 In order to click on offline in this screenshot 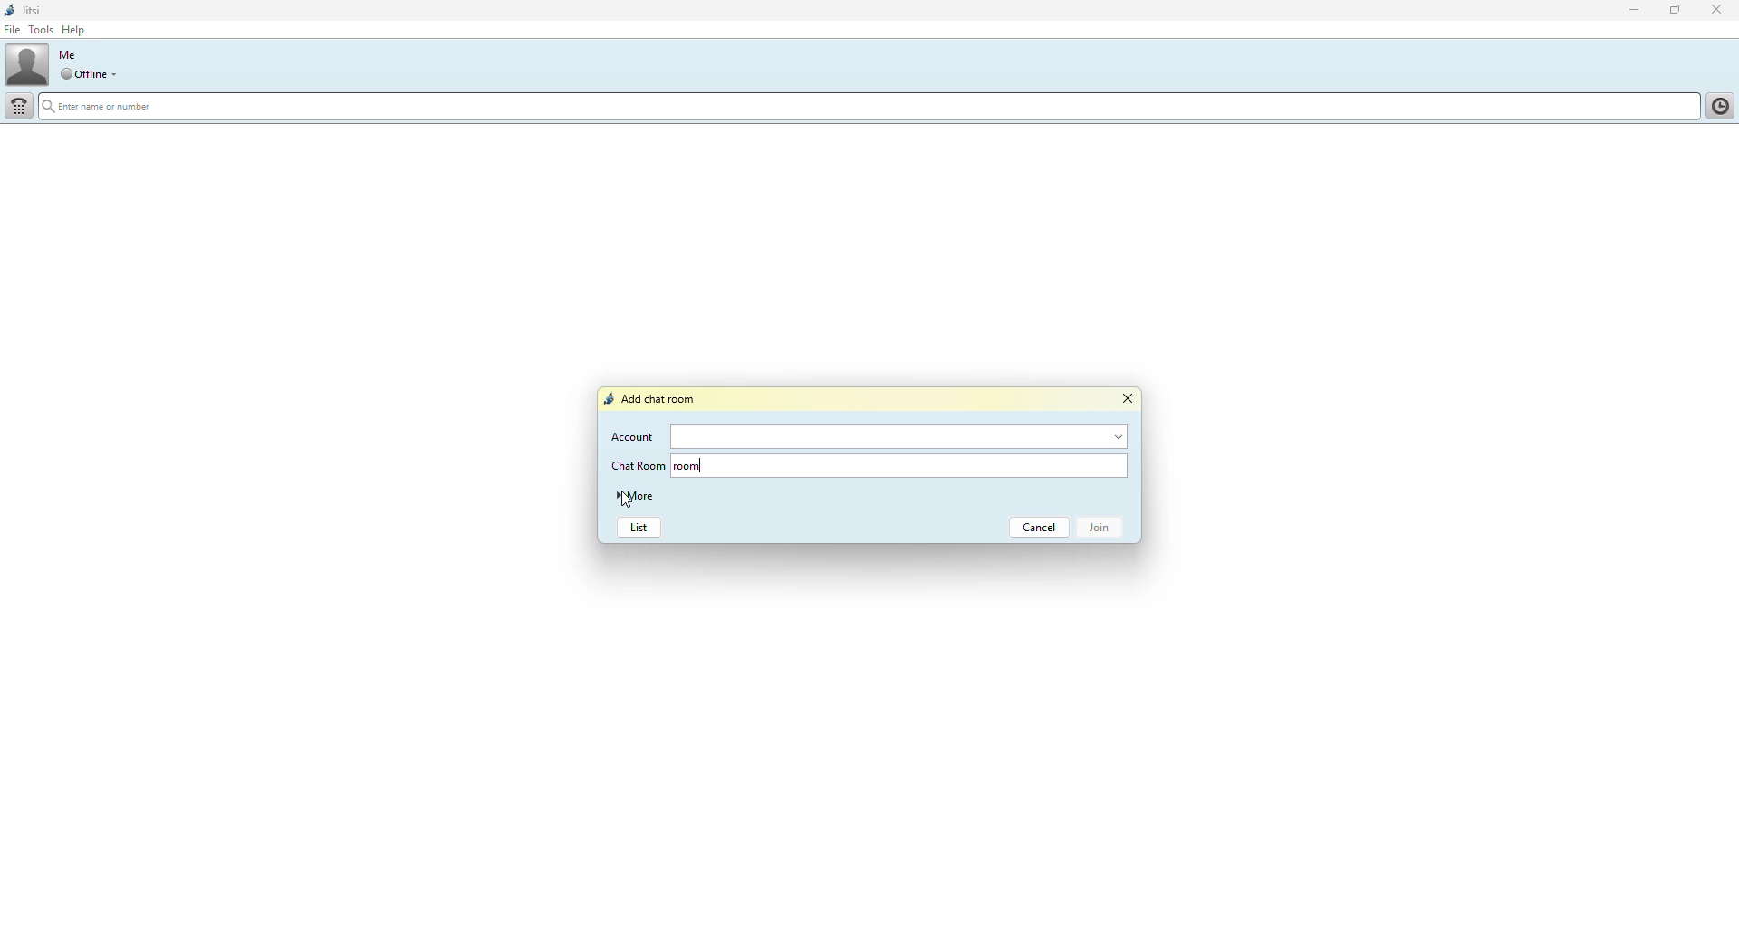, I will do `click(82, 74)`.